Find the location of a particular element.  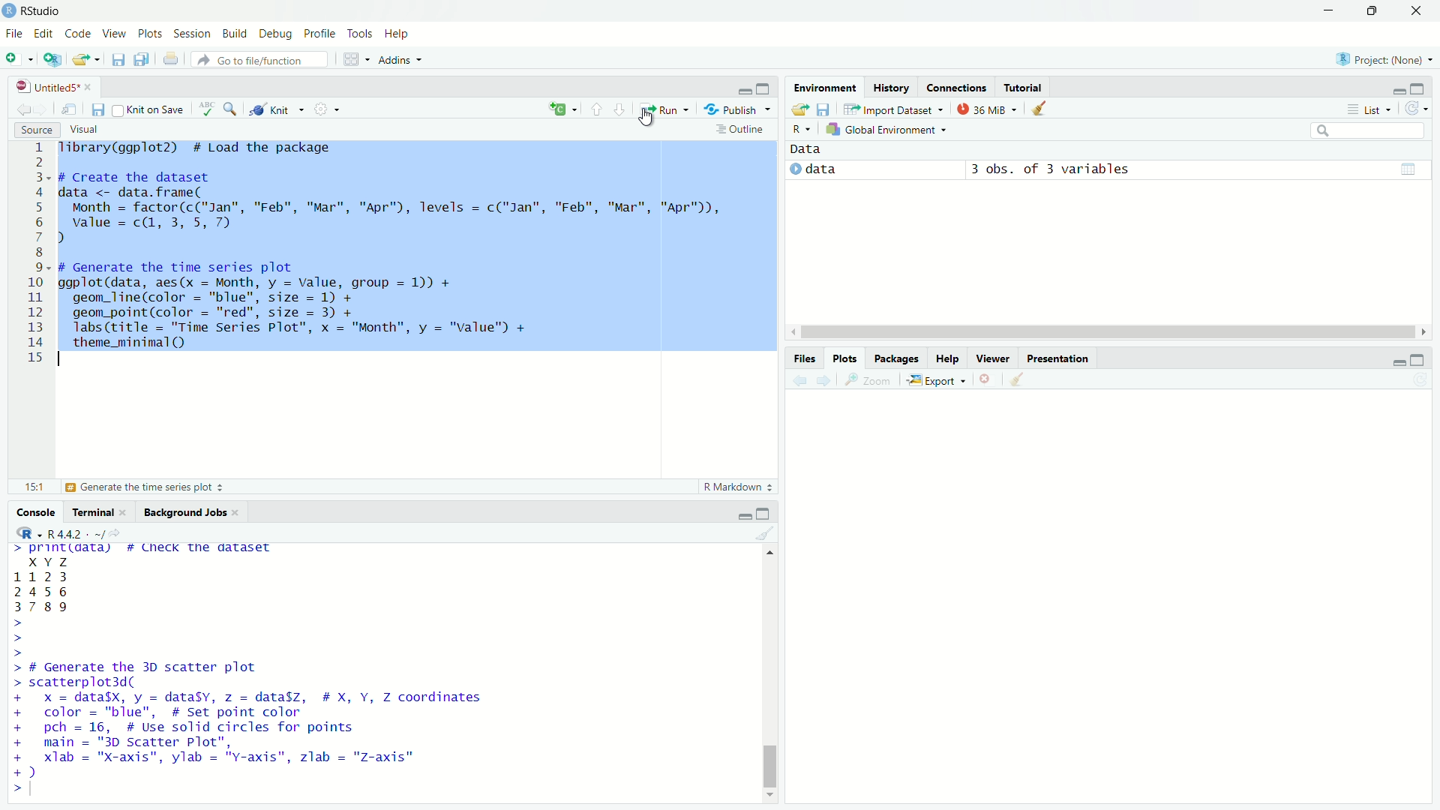

maximize is located at coordinates (767, 85).